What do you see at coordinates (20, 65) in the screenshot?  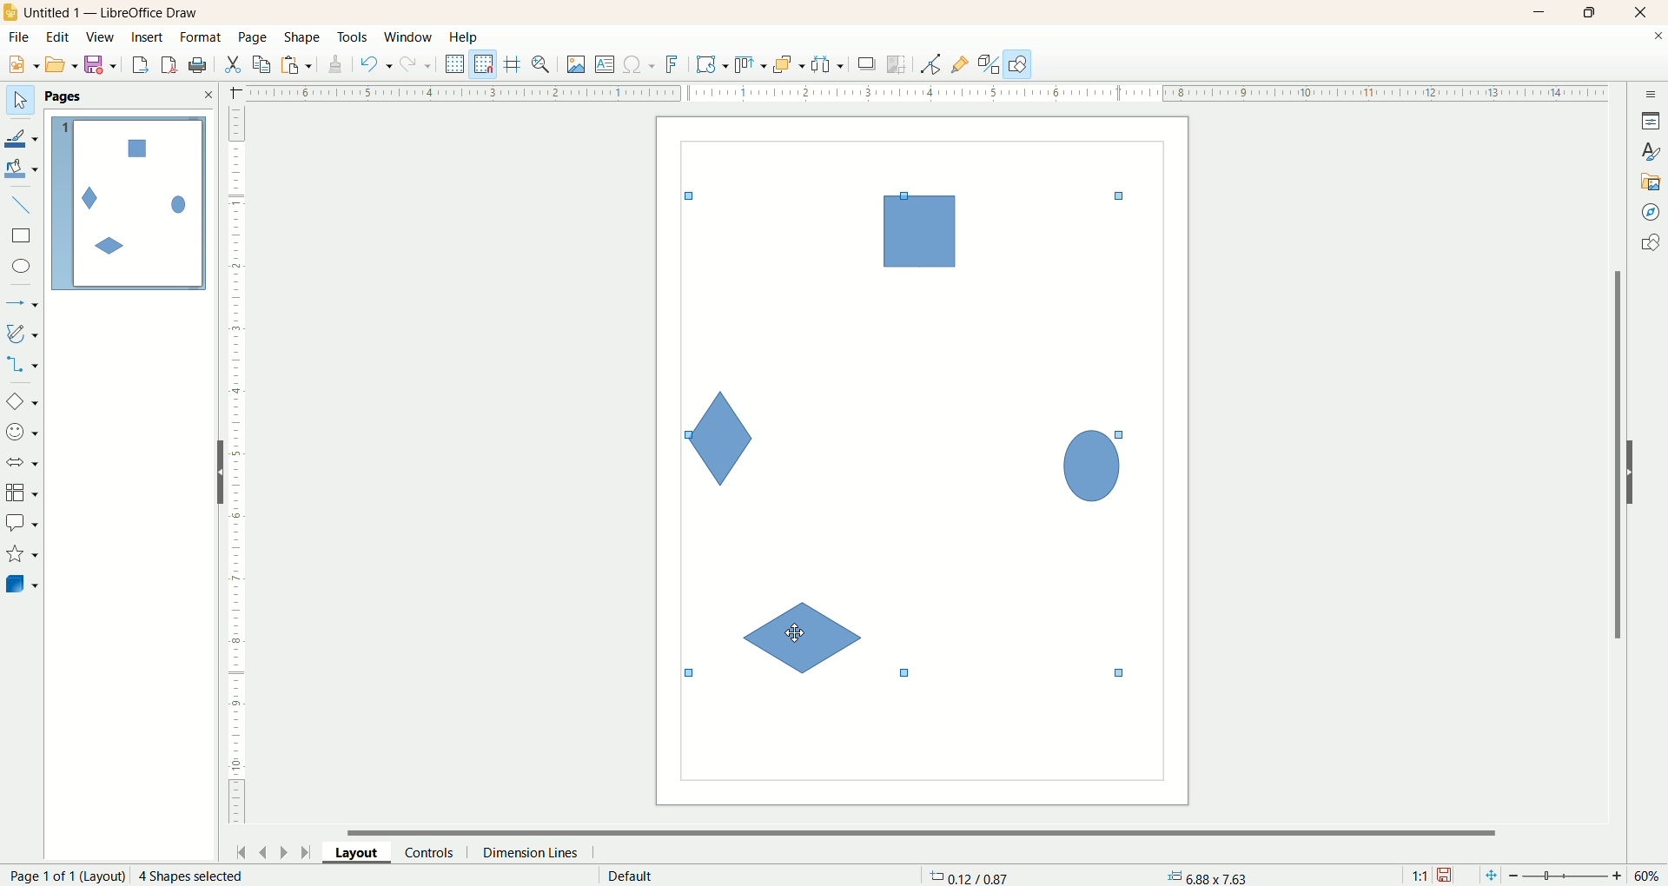 I see `new` at bounding box center [20, 65].